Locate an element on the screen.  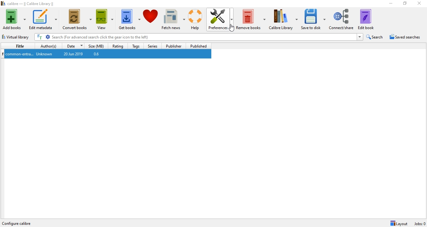
Tags is located at coordinates (136, 46).